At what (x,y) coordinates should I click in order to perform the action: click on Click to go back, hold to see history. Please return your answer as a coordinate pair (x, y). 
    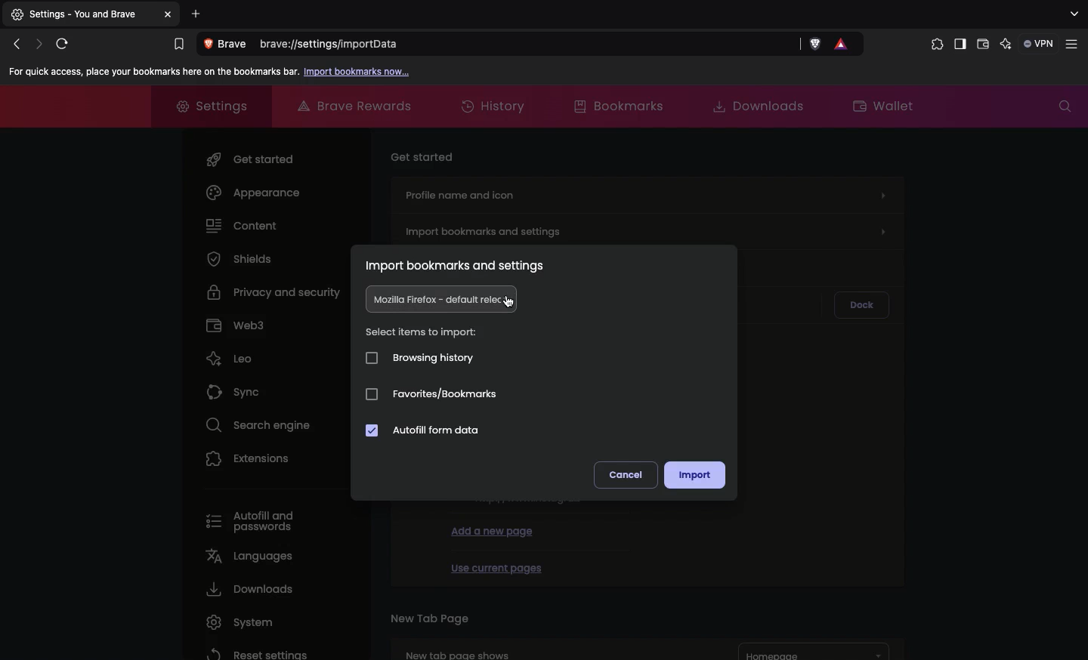
    Looking at the image, I should click on (16, 45).